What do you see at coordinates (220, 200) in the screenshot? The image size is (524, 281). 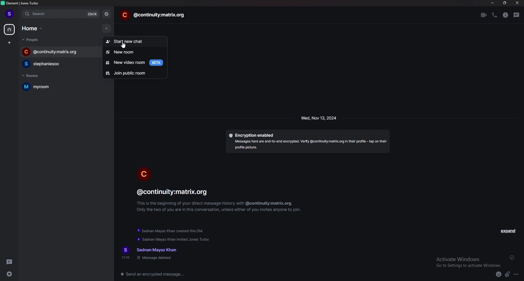 I see `info` at bounding box center [220, 200].